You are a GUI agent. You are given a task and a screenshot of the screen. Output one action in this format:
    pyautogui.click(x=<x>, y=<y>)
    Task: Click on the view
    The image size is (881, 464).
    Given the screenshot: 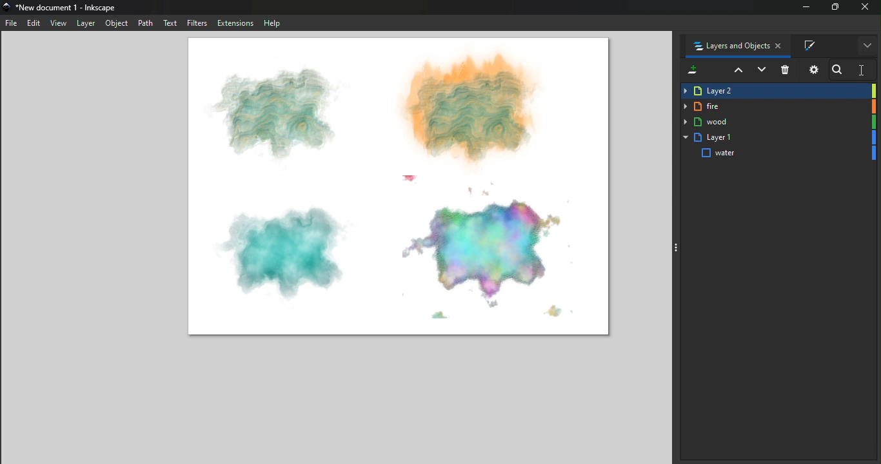 What is the action you would take?
    pyautogui.click(x=59, y=24)
    